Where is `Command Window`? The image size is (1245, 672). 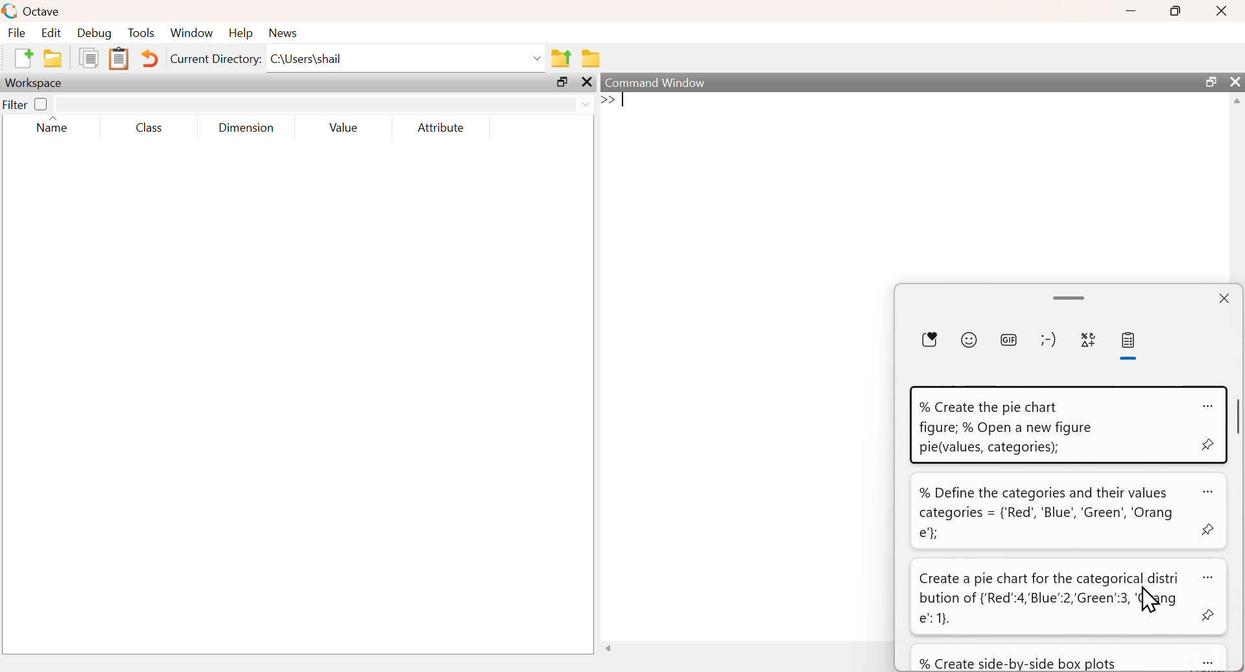 Command Window is located at coordinates (655, 82).